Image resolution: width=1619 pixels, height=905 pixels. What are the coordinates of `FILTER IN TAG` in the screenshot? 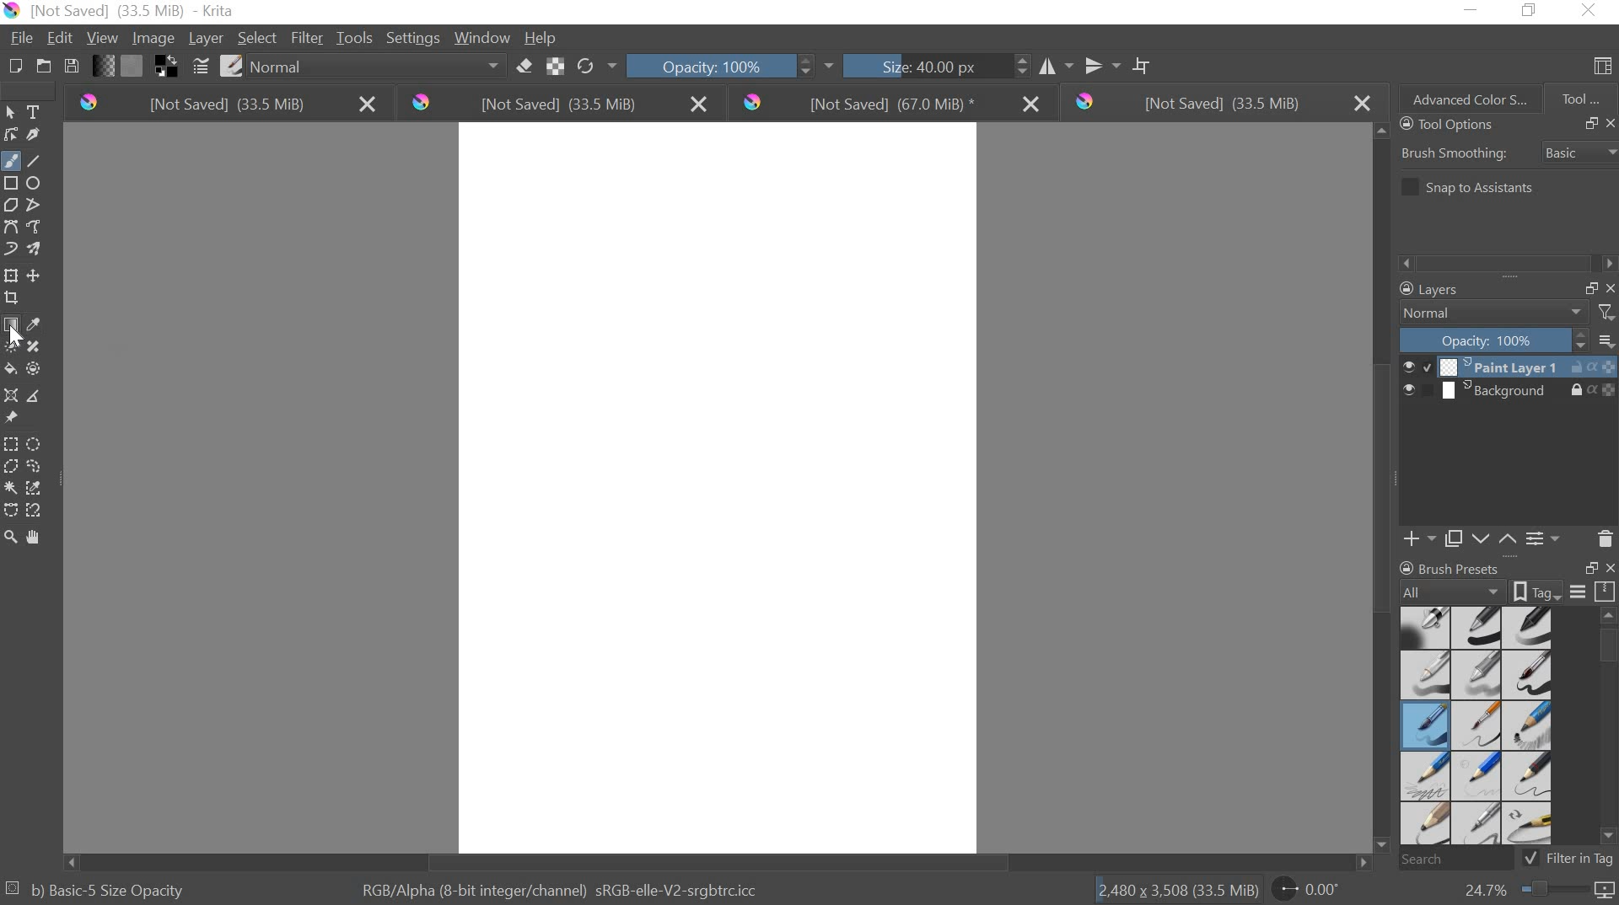 It's located at (1584, 859).